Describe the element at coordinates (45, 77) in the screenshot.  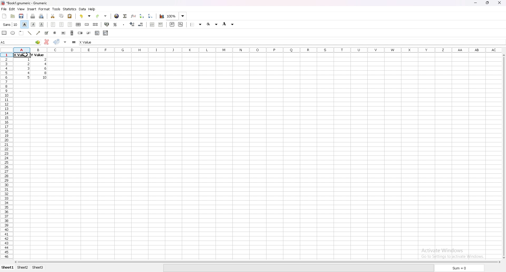
I see `value` at that location.